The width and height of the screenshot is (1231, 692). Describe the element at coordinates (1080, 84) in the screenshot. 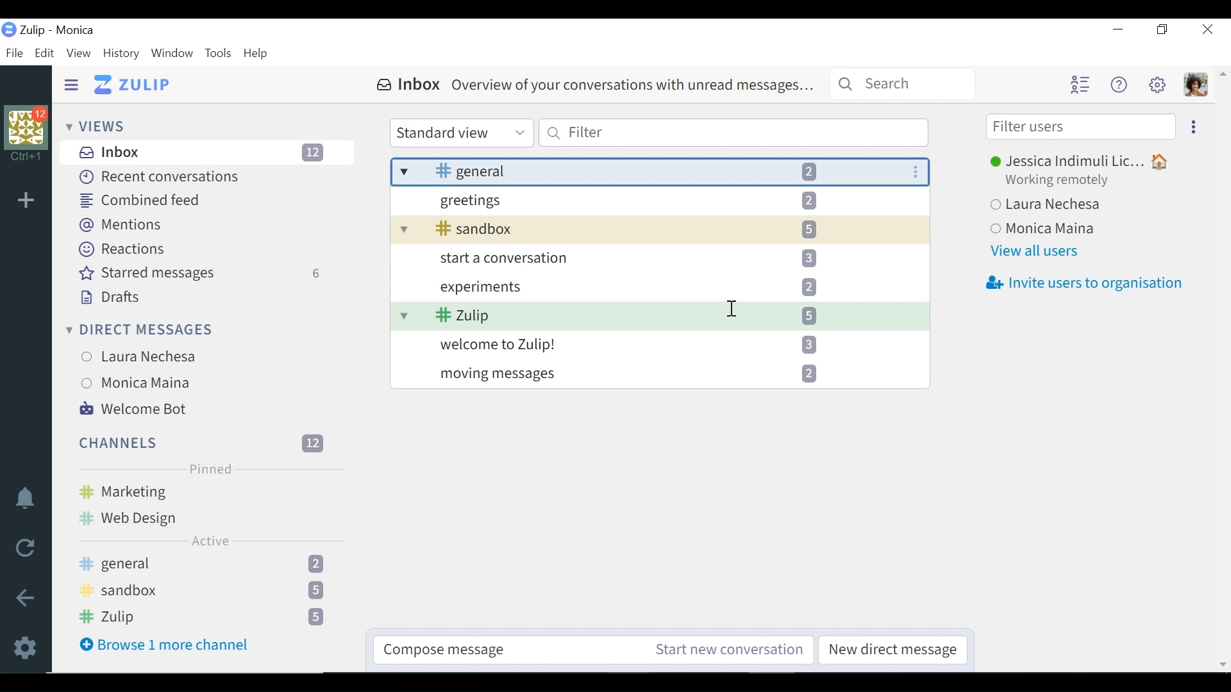

I see `Hide user list` at that location.